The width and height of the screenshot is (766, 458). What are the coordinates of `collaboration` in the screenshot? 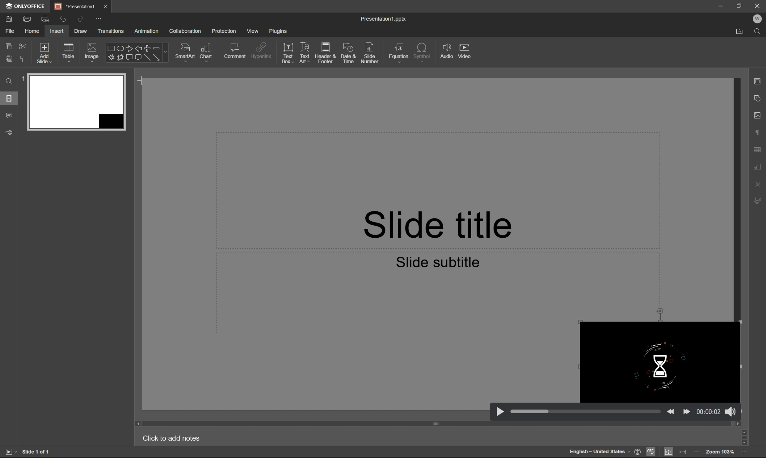 It's located at (186, 31).